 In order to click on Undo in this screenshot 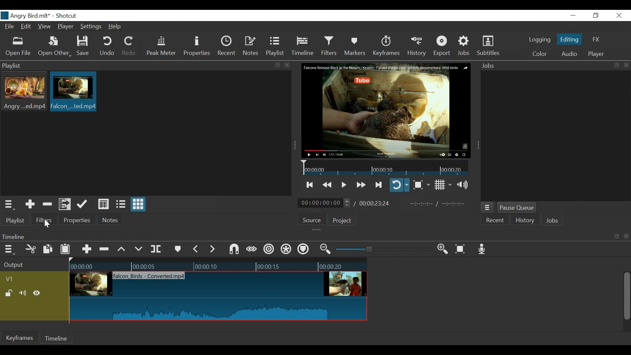, I will do `click(108, 46)`.